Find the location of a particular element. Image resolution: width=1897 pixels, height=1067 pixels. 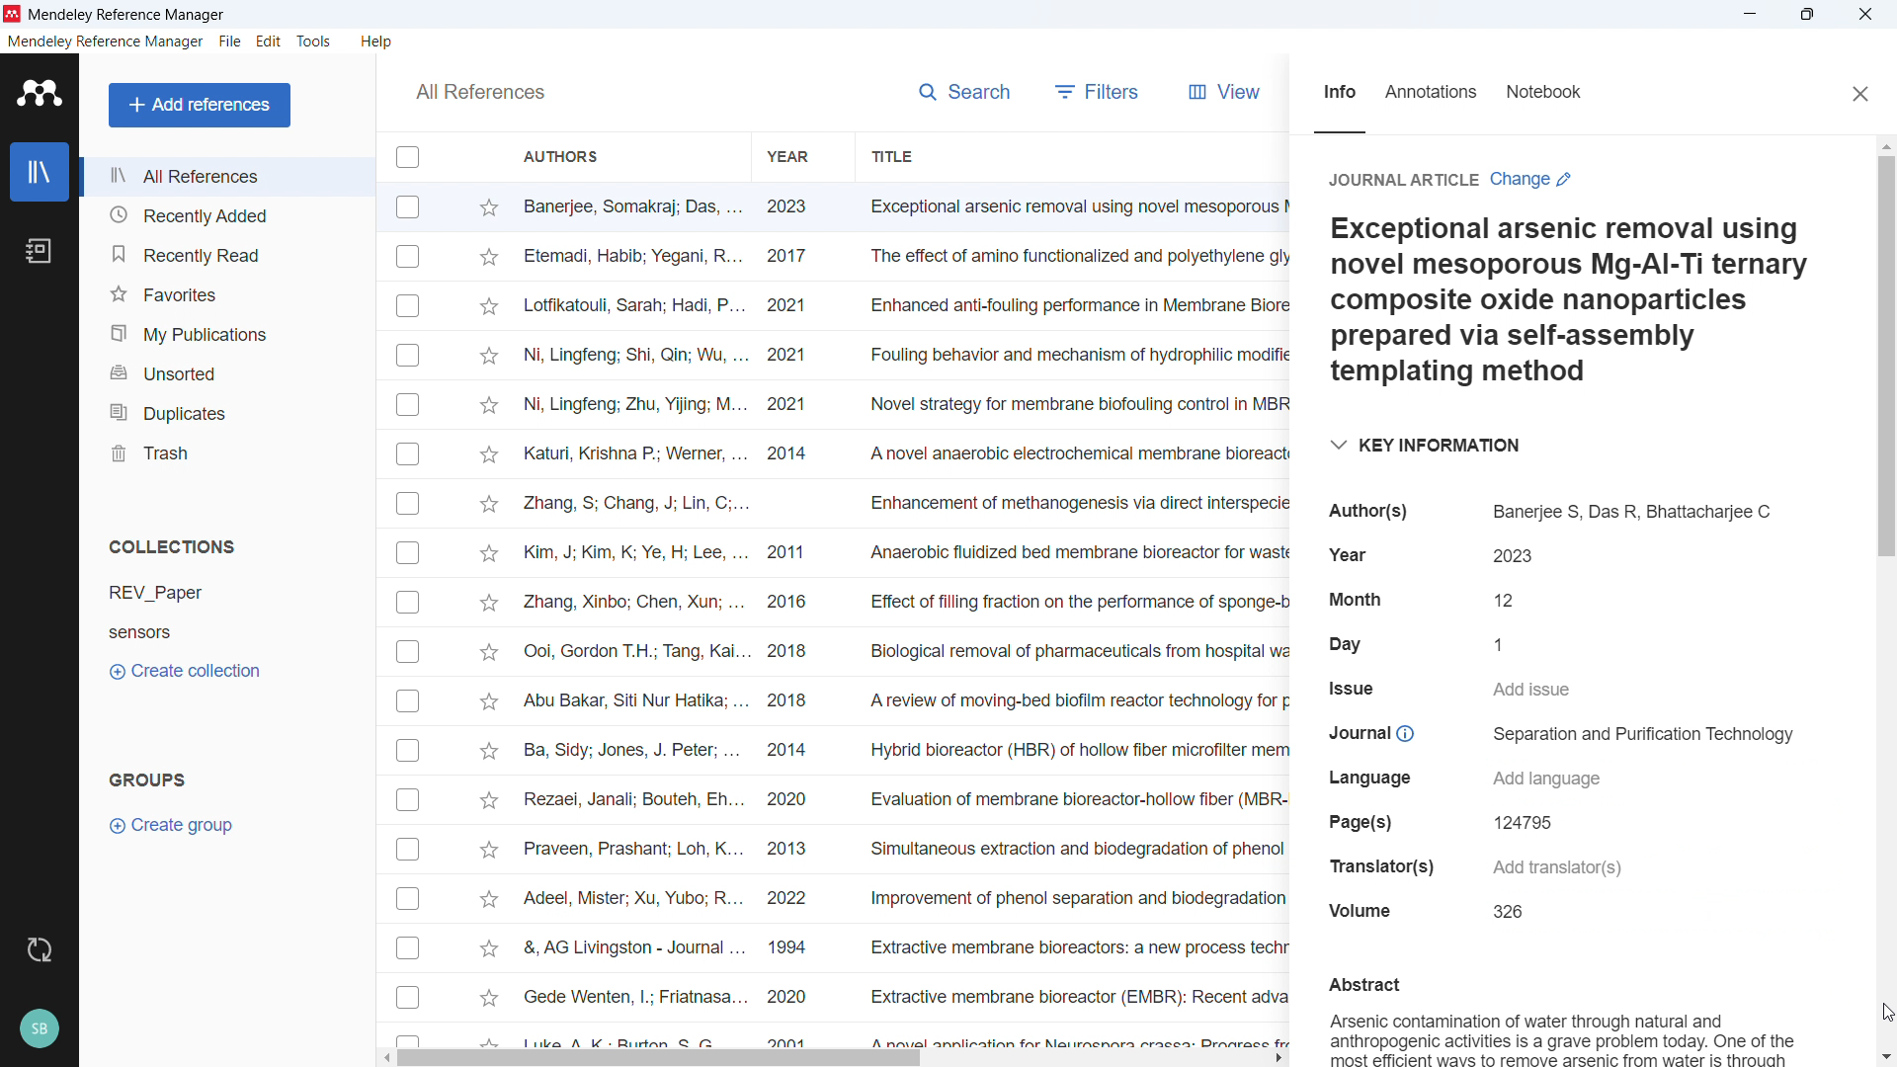

click to starmark individual entries is located at coordinates (488, 799).